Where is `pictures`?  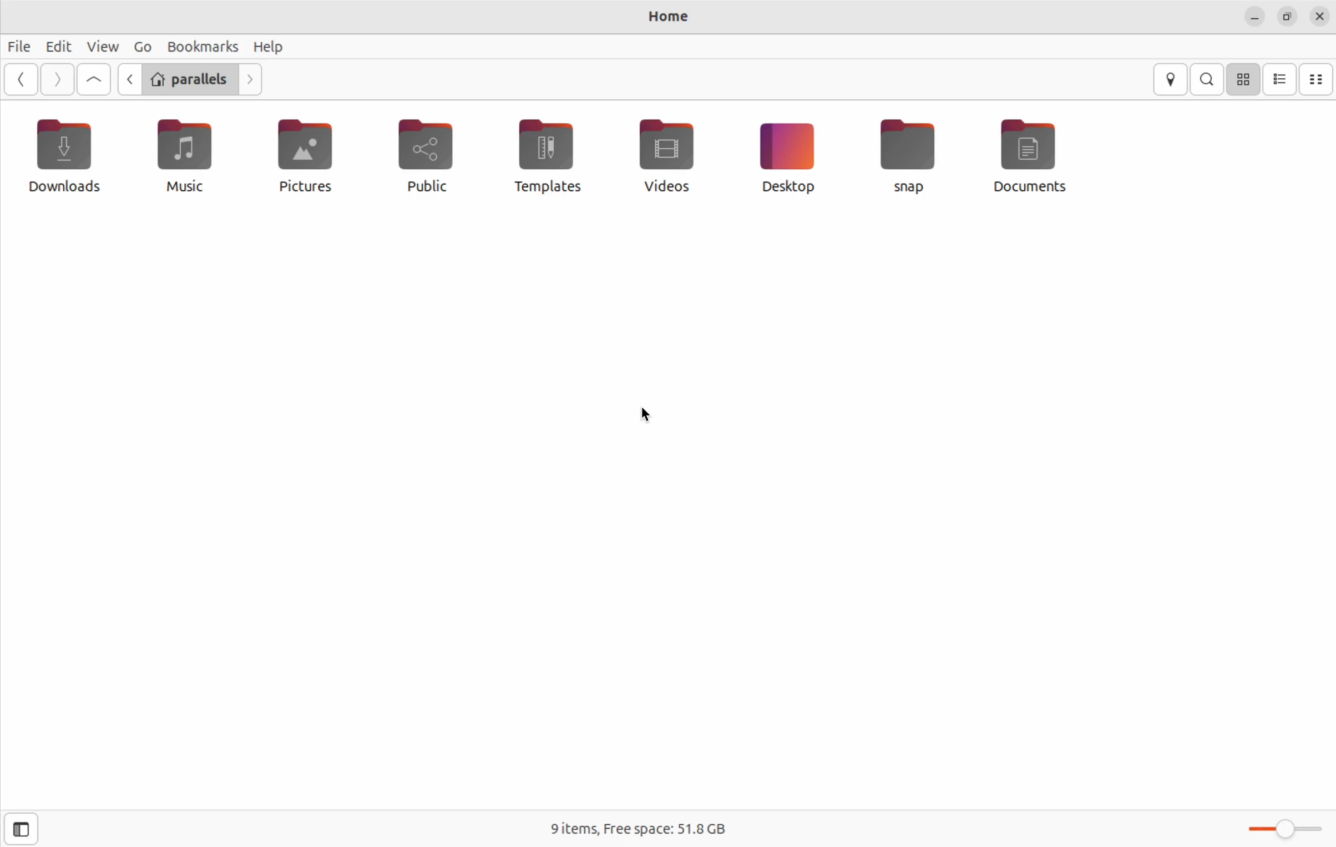
pictures is located at coordinates (304, 155).